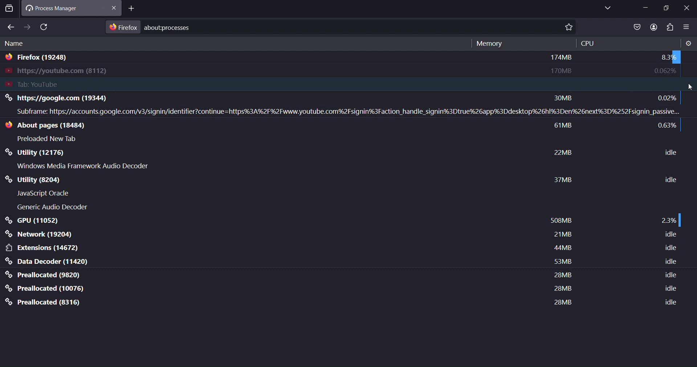  Describe the element at coordinates (670, 235) in the screenshot. I see `idle` at that location.